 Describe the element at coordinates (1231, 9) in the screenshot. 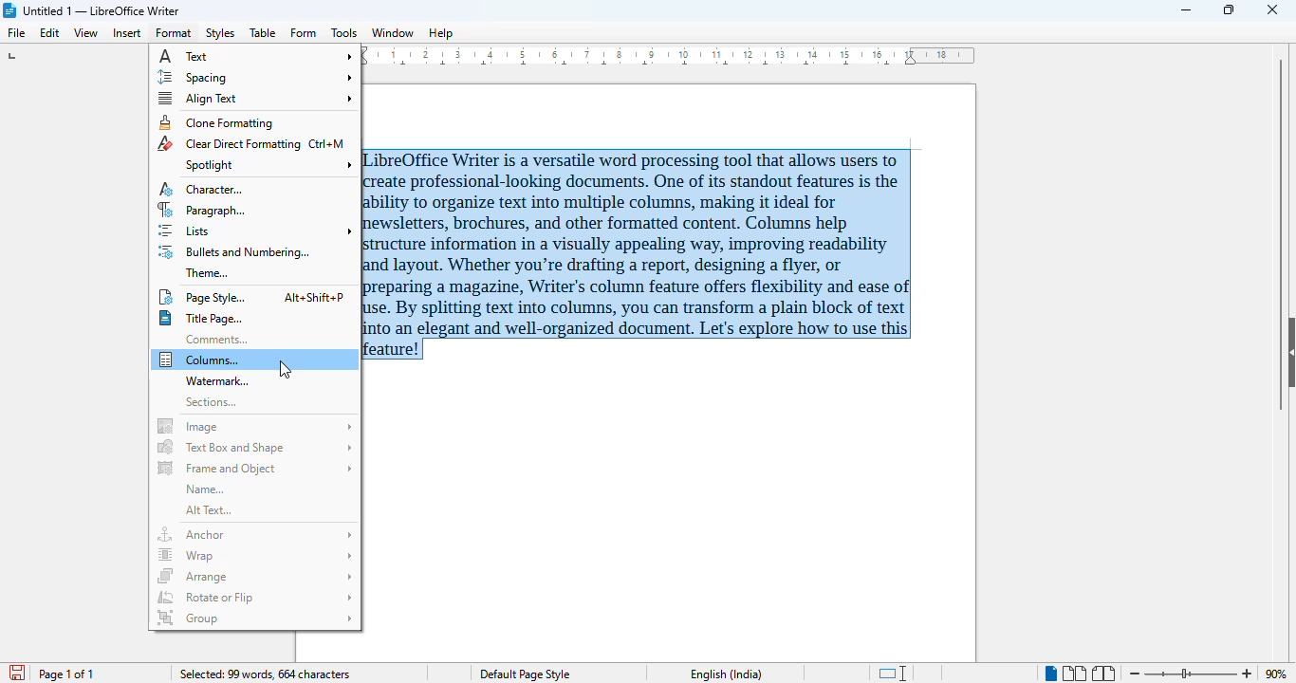

I see `maximize` at that location.